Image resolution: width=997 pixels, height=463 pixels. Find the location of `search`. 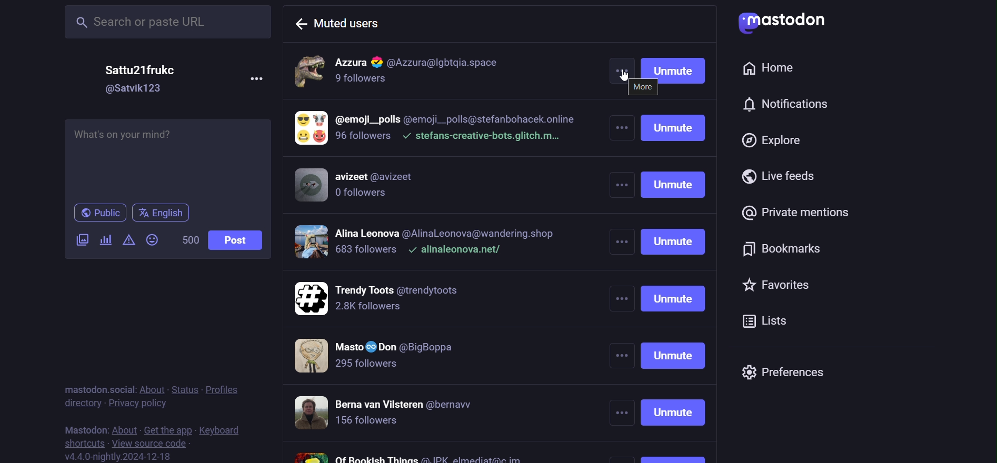

search is located at coordinates (164, 23).